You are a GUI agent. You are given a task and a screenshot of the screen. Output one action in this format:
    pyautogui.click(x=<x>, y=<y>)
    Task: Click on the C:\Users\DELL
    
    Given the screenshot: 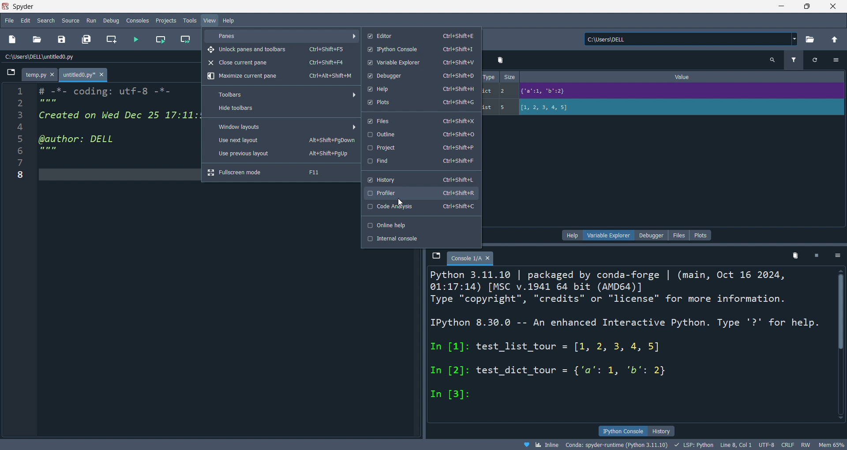 What is the action you would take?
    pyautogui.click(x=690, y=38)
    